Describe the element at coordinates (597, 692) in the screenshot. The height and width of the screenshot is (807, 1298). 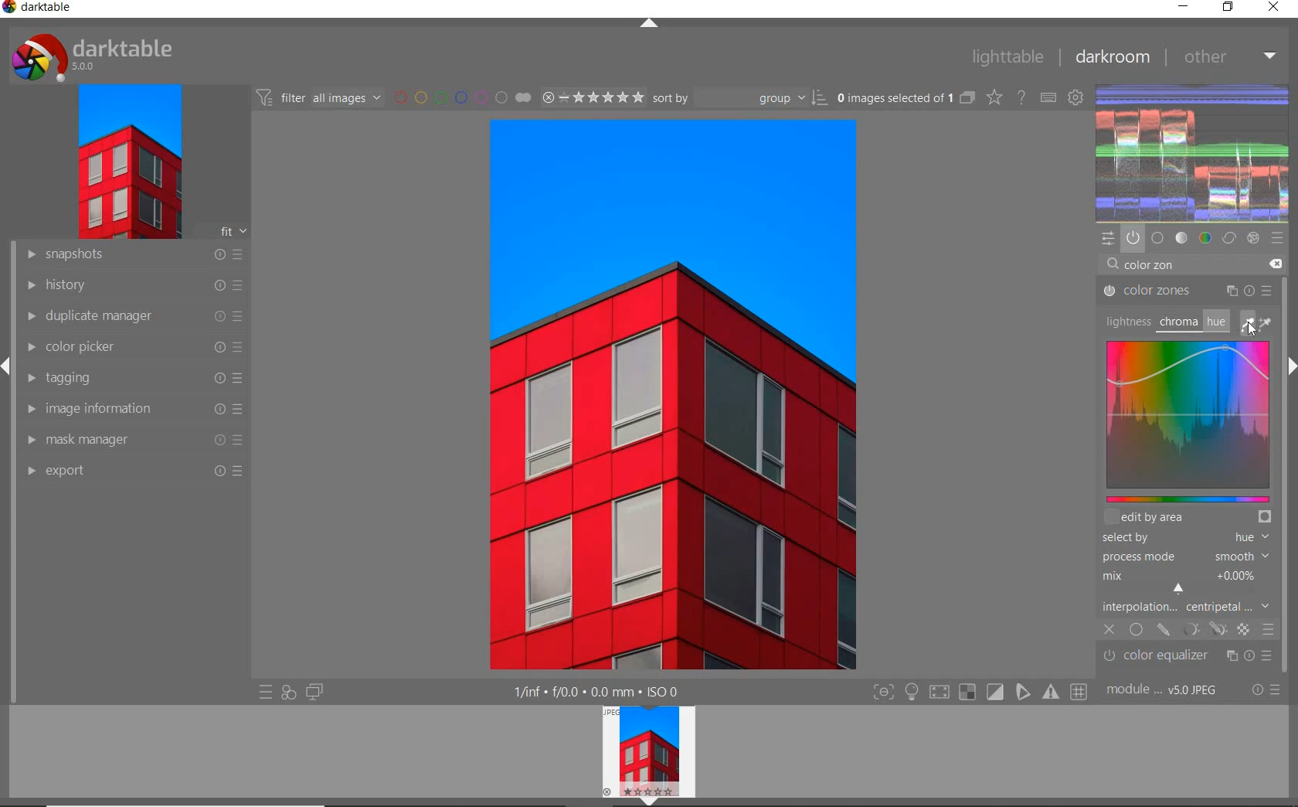
I see `display information` at that location.